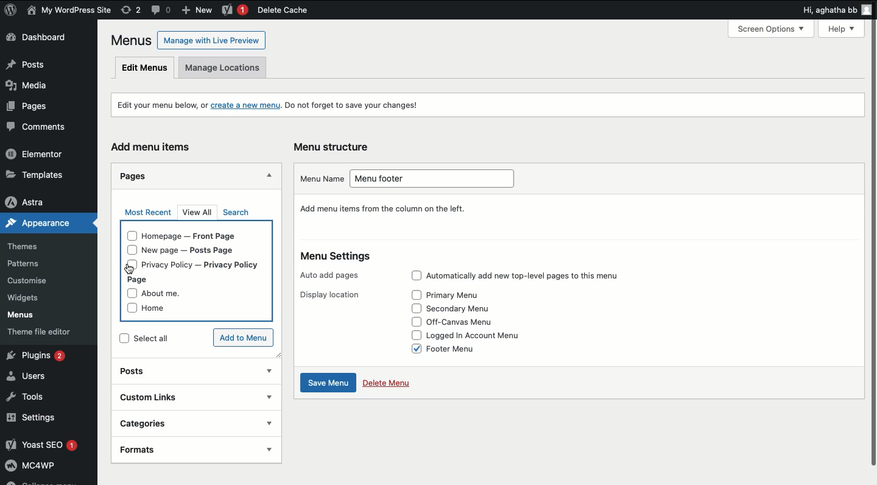  What do you see at coordinates (30, 397) in the screenshot?
I see `Tools` at bounding box center [30, 397].